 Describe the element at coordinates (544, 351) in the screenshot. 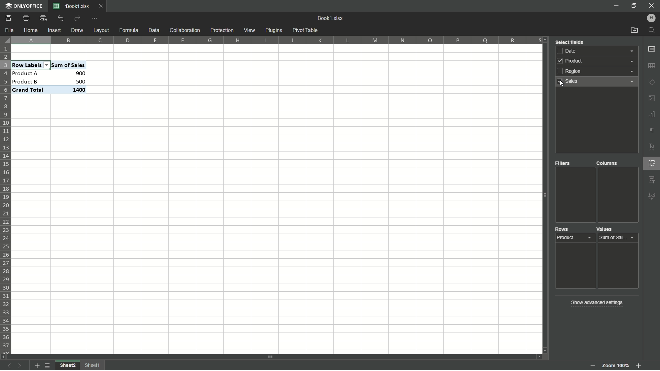

I see `scroll down` at that location.